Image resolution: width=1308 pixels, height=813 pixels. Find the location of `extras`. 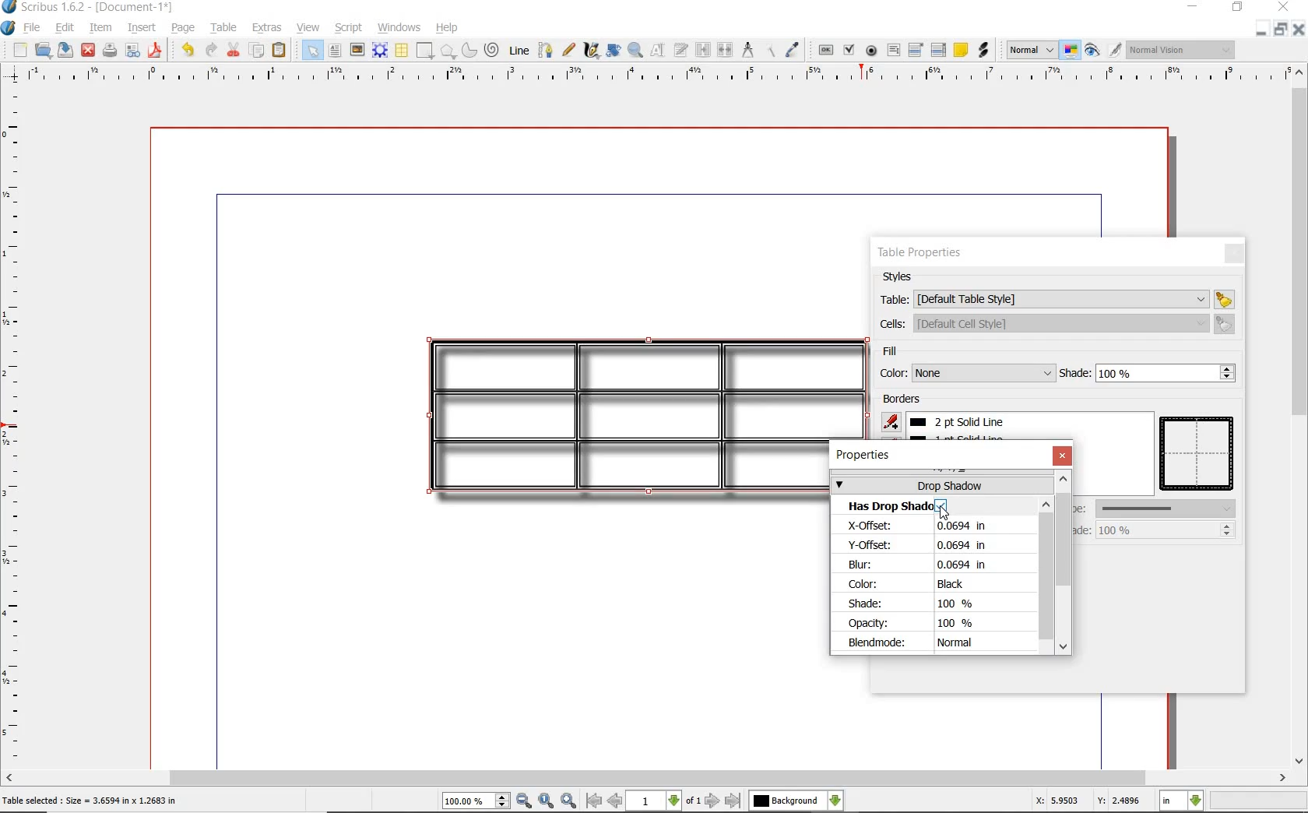

extras is located at coordinates (268, 29).